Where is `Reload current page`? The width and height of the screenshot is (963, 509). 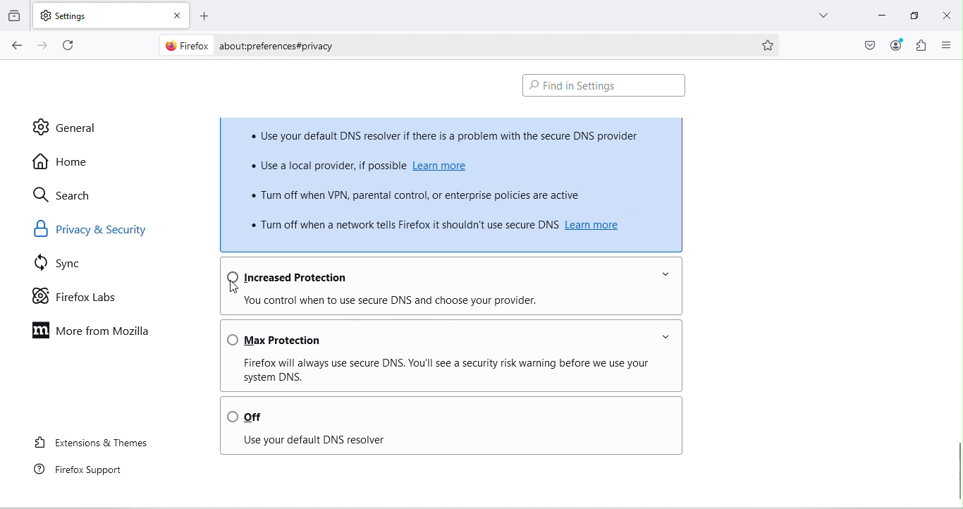
Reload current page is located at coordinates (70, 45).